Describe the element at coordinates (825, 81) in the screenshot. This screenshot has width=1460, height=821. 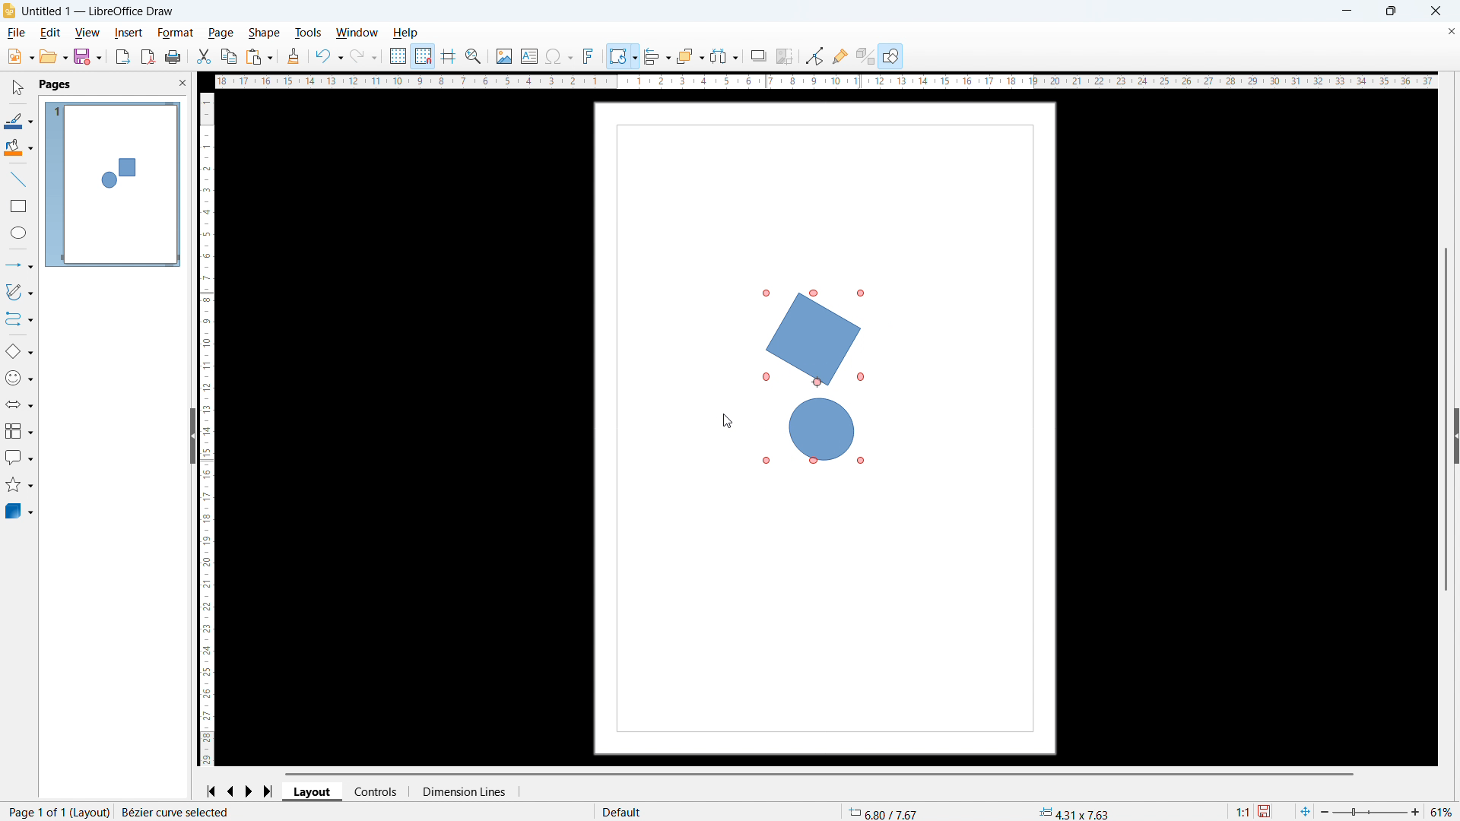
I see `Horizontal ruler ` at that location.